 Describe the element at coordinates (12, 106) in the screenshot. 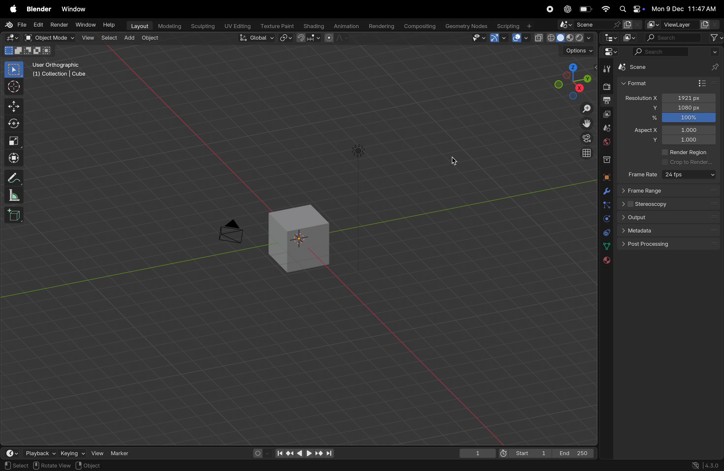

I see `move` at that location.